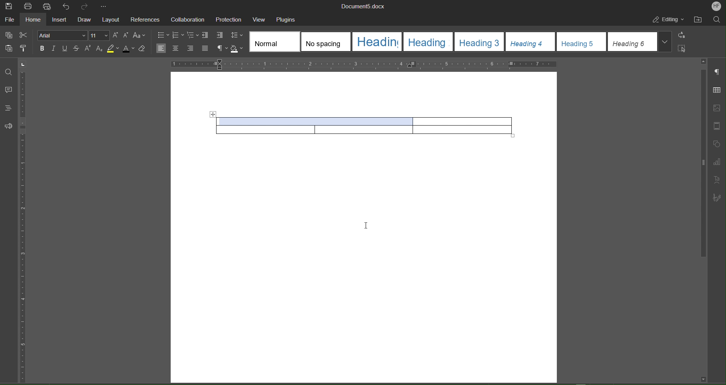 The width and height of the screenshot is (726, 385). What do you see at coordinates (8, 34) in the screenshot?
I see `Copy` at bounding box center [8, 34].